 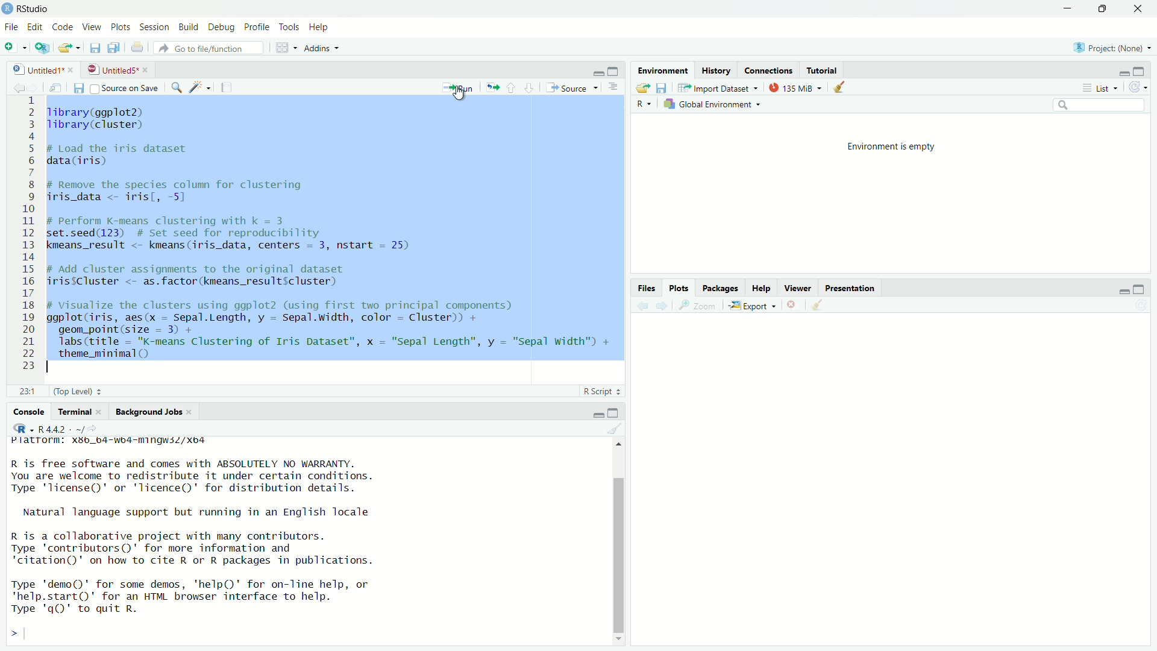 I want to click on go back to the previous source location, so click(x=12, y=86).